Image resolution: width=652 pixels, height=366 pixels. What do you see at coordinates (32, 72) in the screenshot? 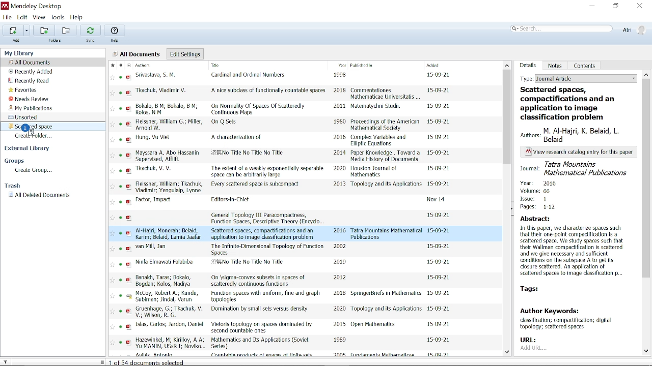
I see `Recently added` at bounding box center [32, 72].